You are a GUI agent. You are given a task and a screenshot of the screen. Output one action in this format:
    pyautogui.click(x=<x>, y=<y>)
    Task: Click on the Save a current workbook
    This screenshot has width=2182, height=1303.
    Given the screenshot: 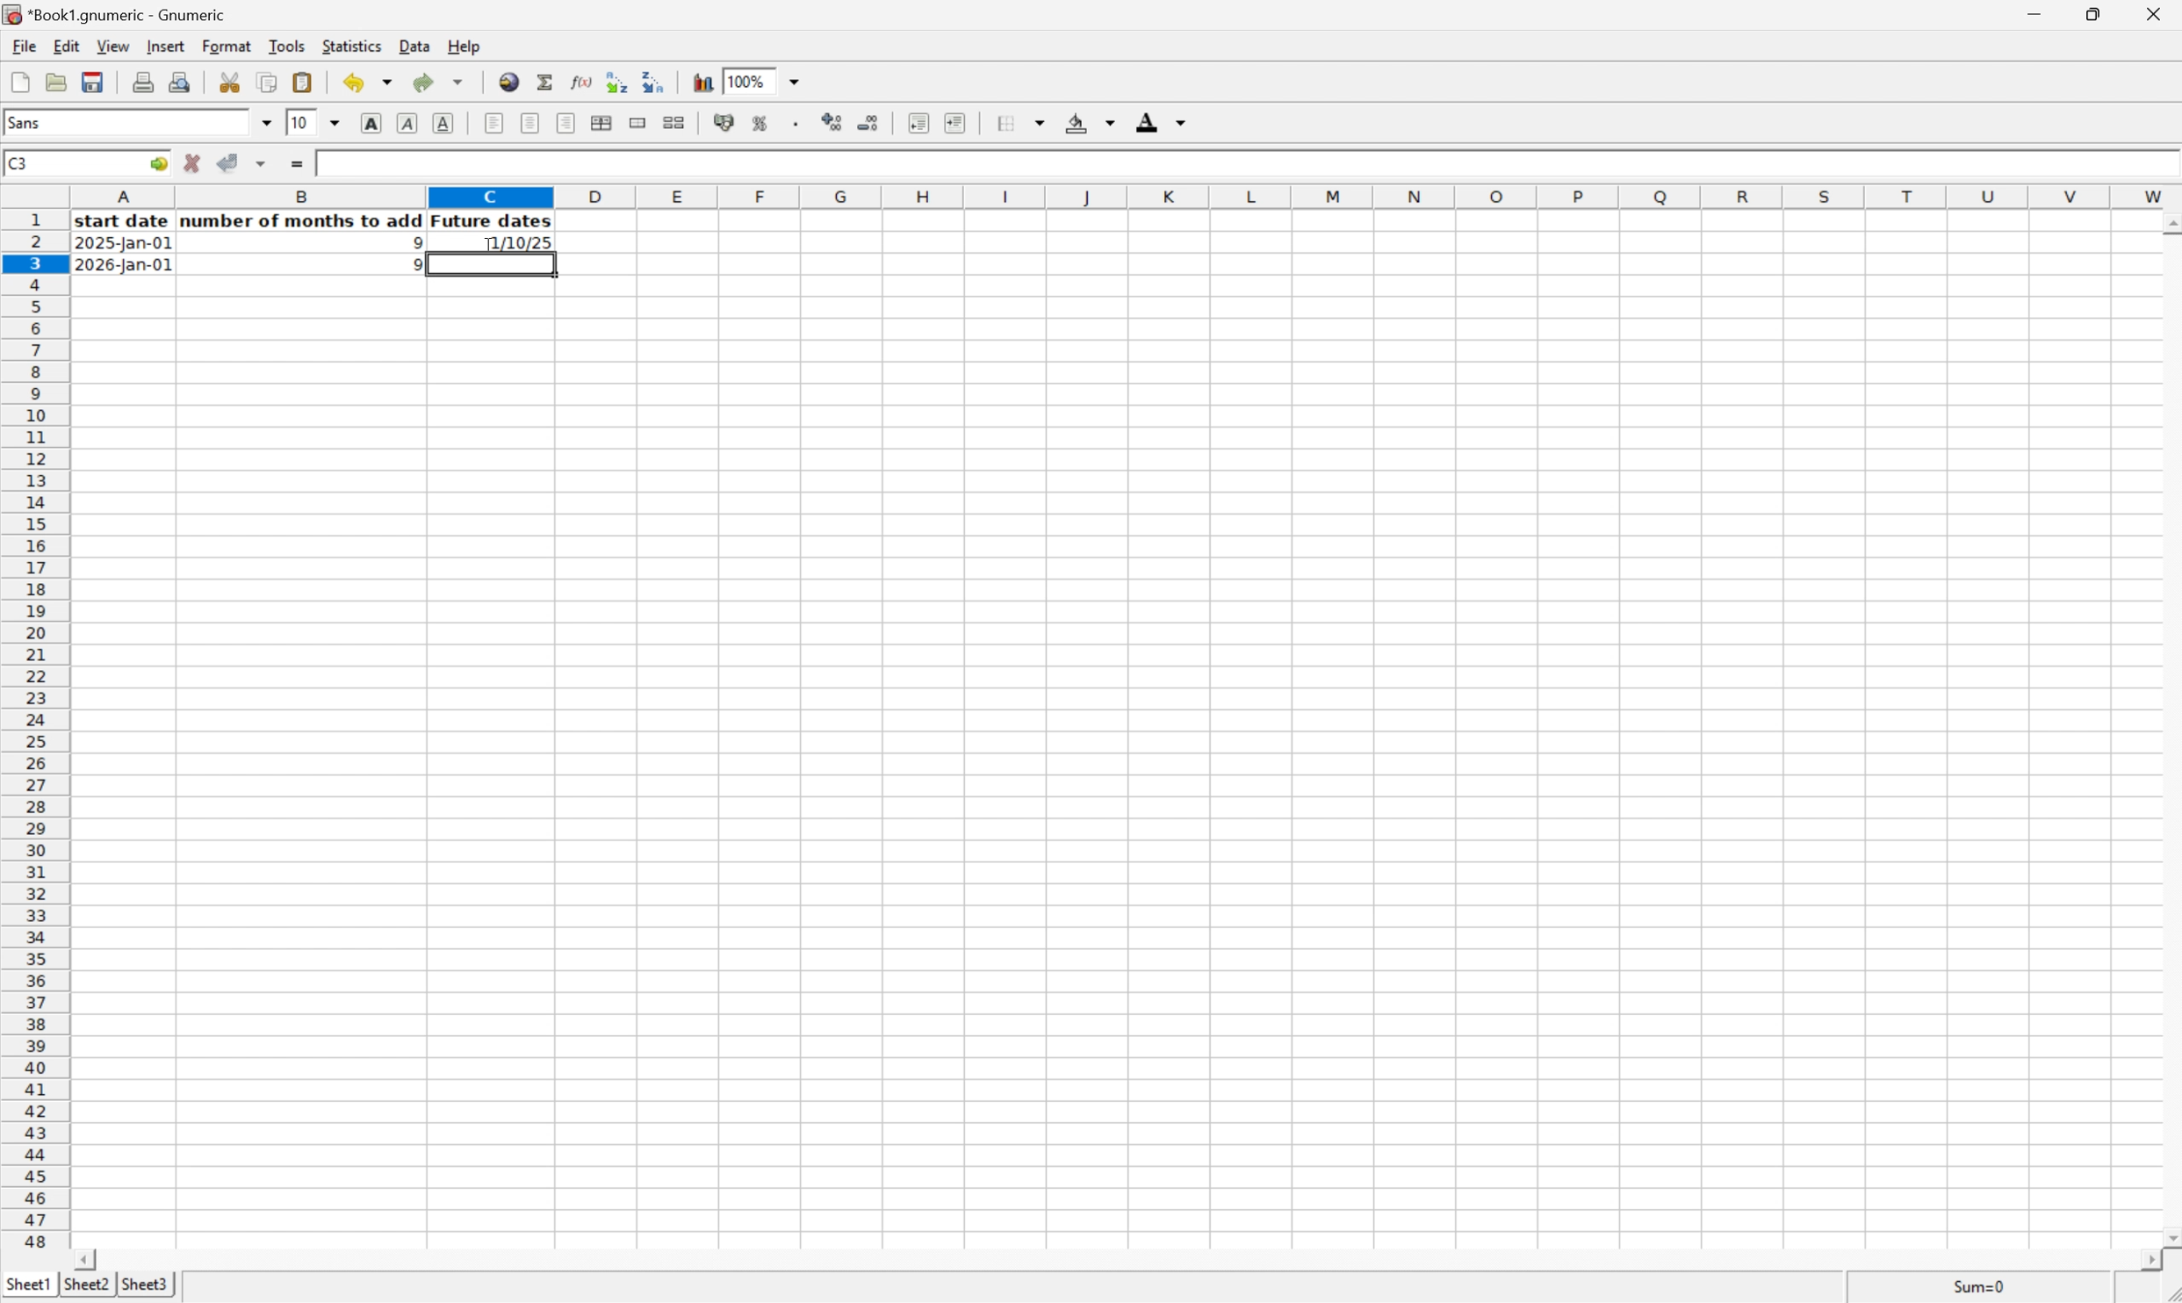 What is the action you would take?
    pyautogui.click(x=97, y=82)
    